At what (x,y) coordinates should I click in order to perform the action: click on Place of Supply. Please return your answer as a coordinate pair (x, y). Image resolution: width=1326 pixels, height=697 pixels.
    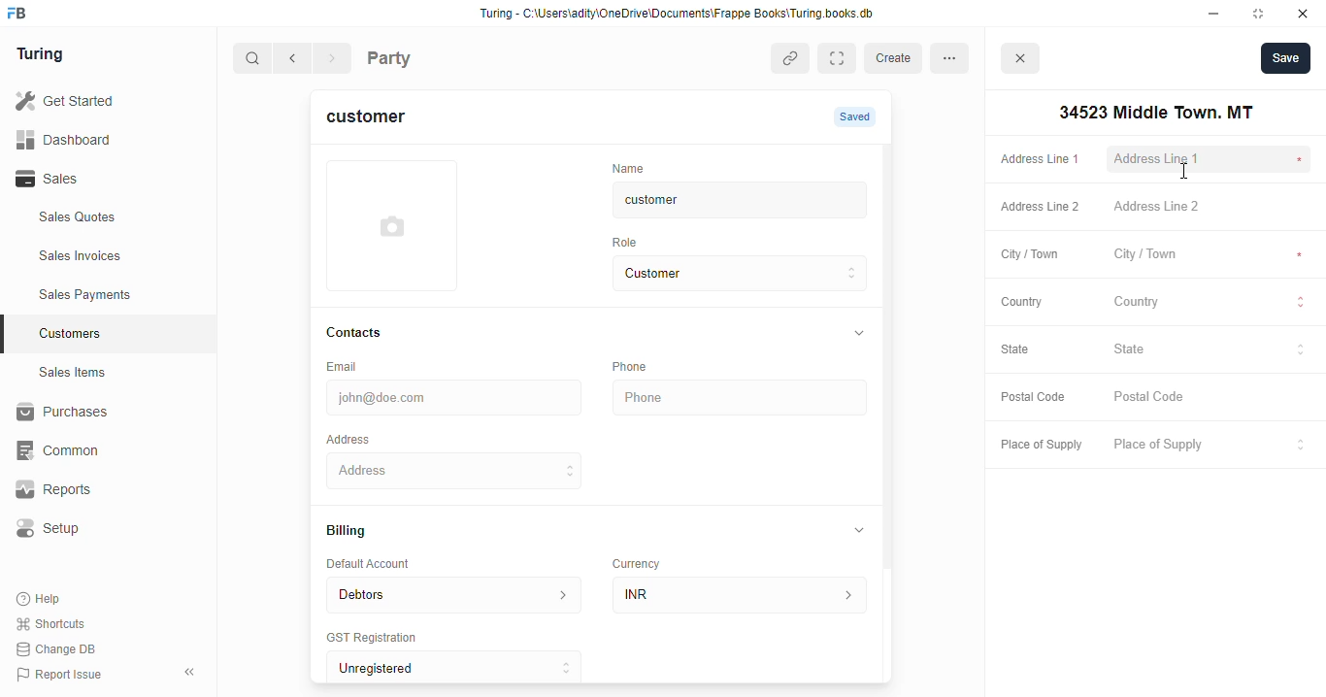
    Looking at the image, I should click on (1207, 446).